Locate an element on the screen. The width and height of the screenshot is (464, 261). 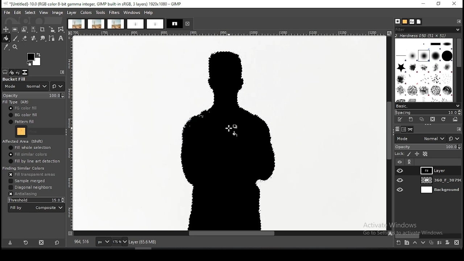
spacing is located at coordinates (427, 113).